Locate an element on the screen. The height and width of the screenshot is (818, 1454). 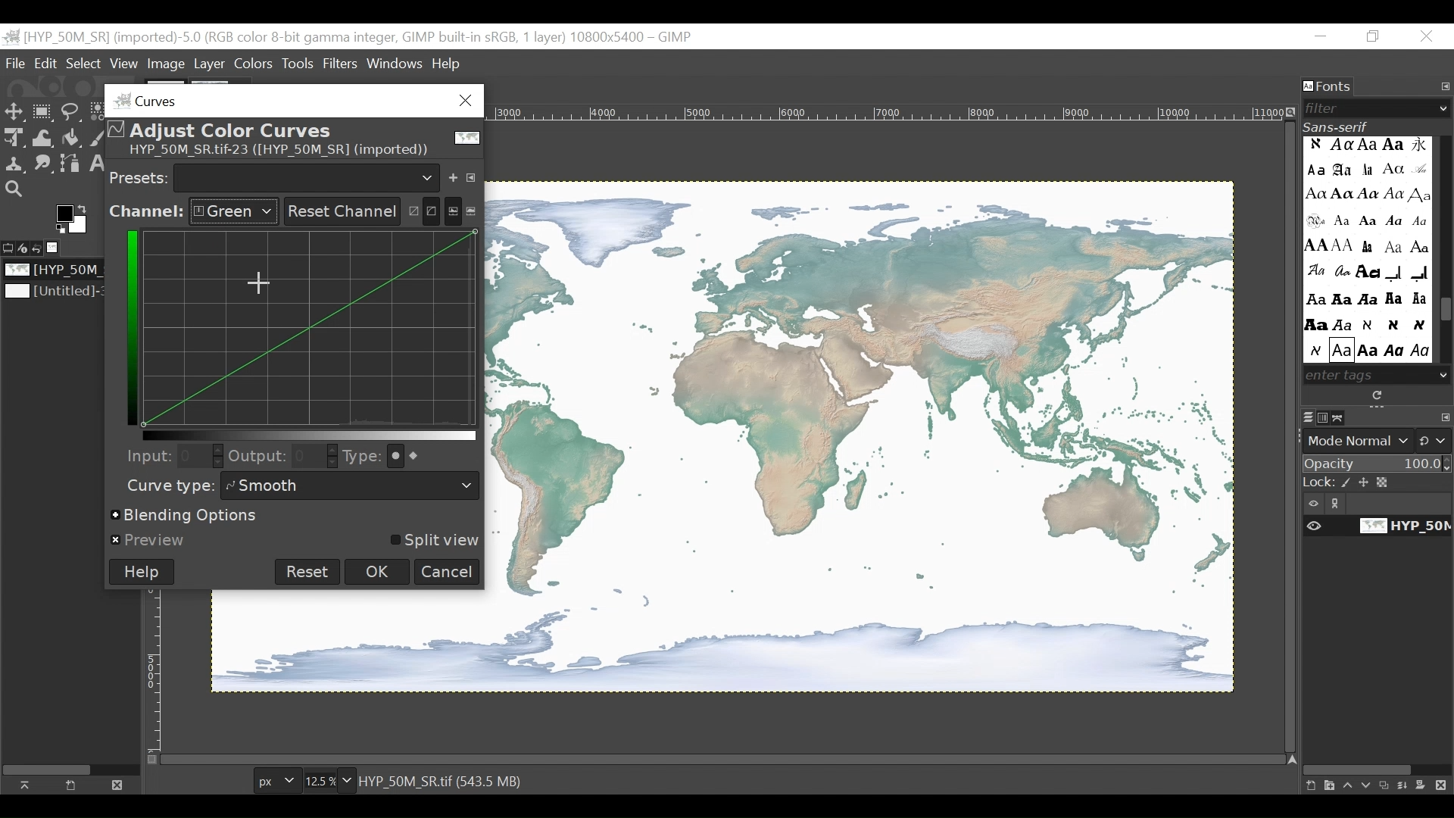
Select is located at coordinates (83, 64).